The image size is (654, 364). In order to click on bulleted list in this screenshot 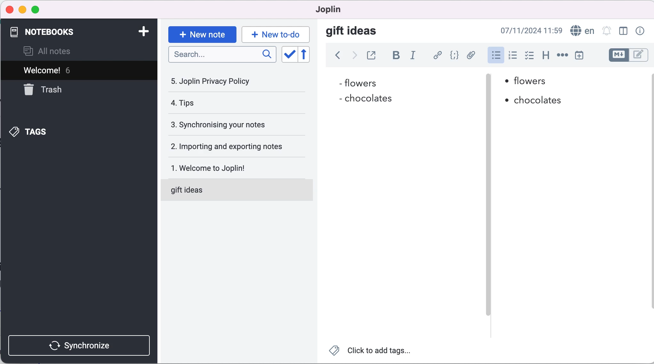, I will do `click(495, 55)`.